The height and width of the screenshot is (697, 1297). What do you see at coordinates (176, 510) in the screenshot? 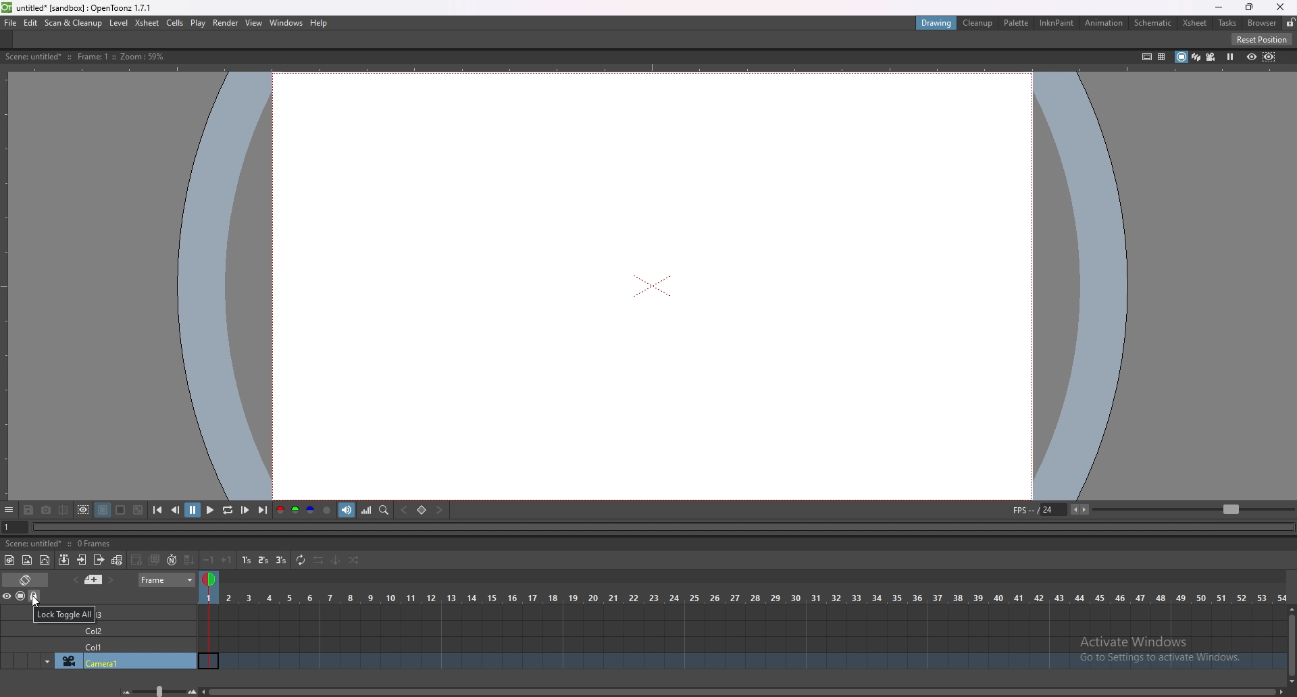
I see `previous frame` at bounding box center [176, 510].